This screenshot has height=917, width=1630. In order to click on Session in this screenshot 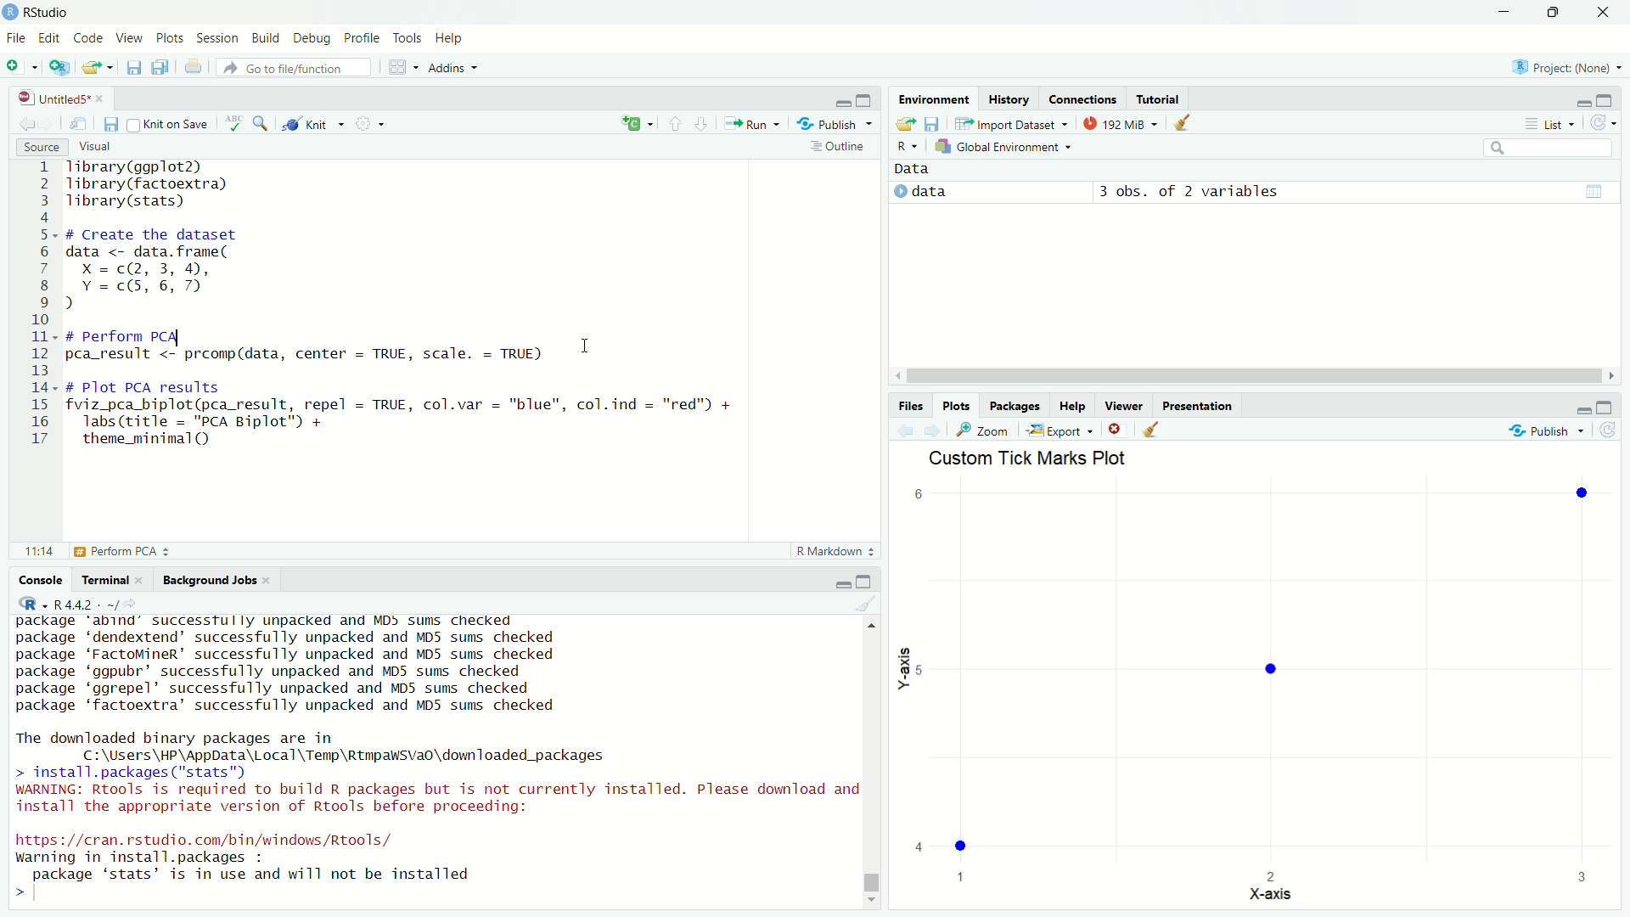, I will do `click(220, 39)`.